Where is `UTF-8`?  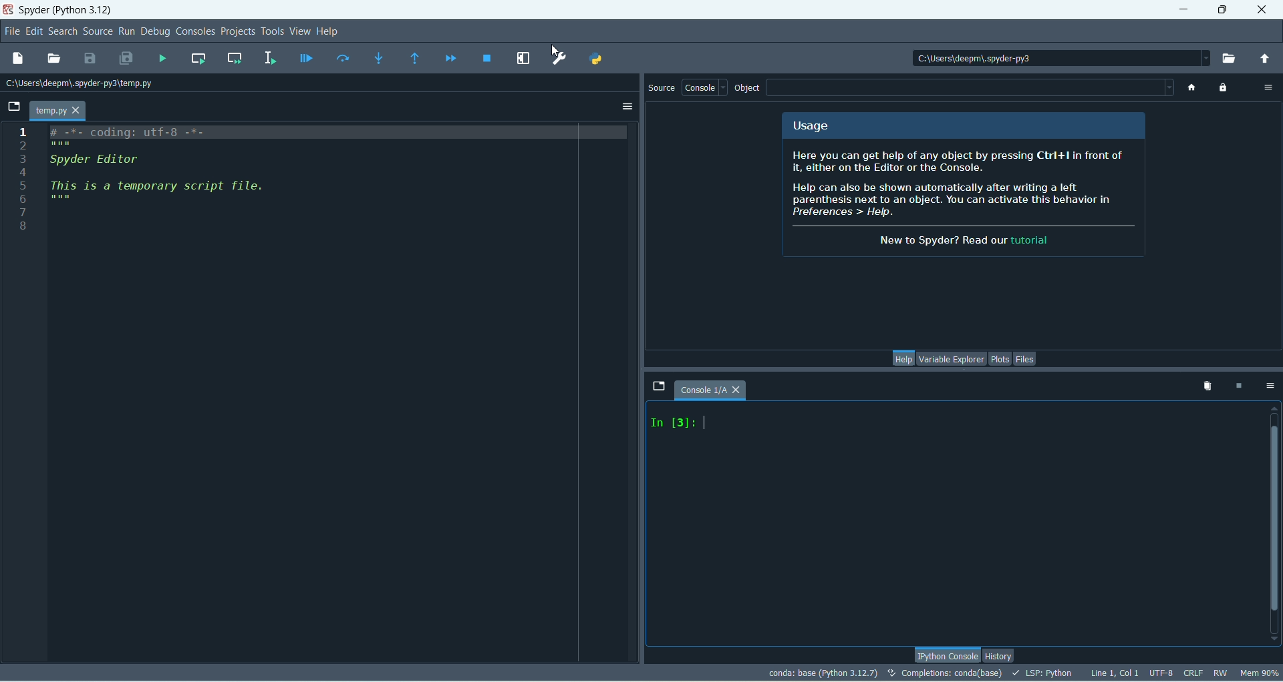
UTF-8 is located at coordinates (1162, 673).